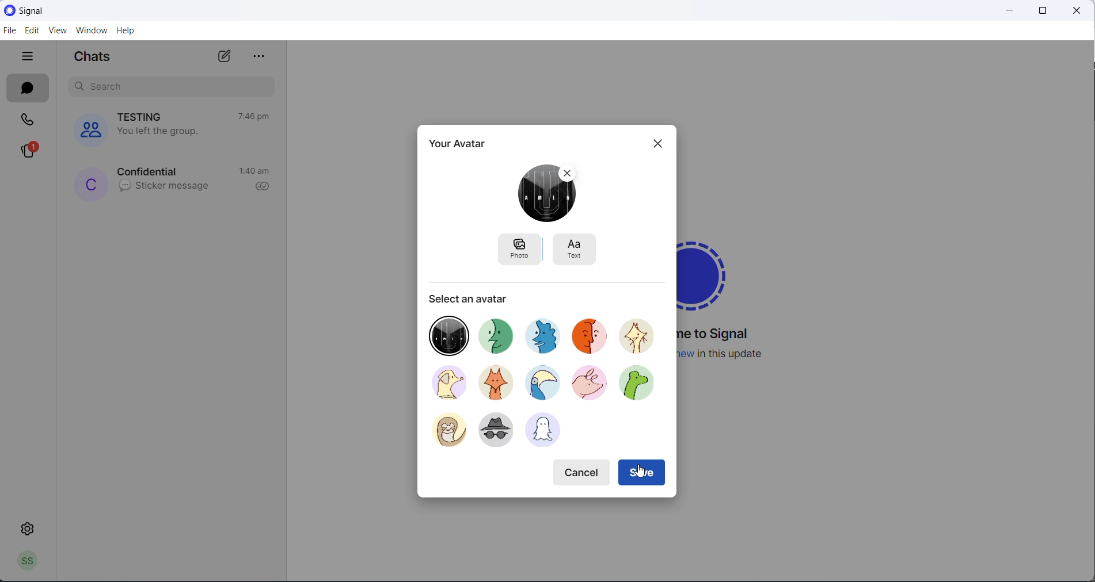 The image size is (1095, 582). Describe the element at coordinates (253, 116) in the screenshot. I see `last active time` at that location.